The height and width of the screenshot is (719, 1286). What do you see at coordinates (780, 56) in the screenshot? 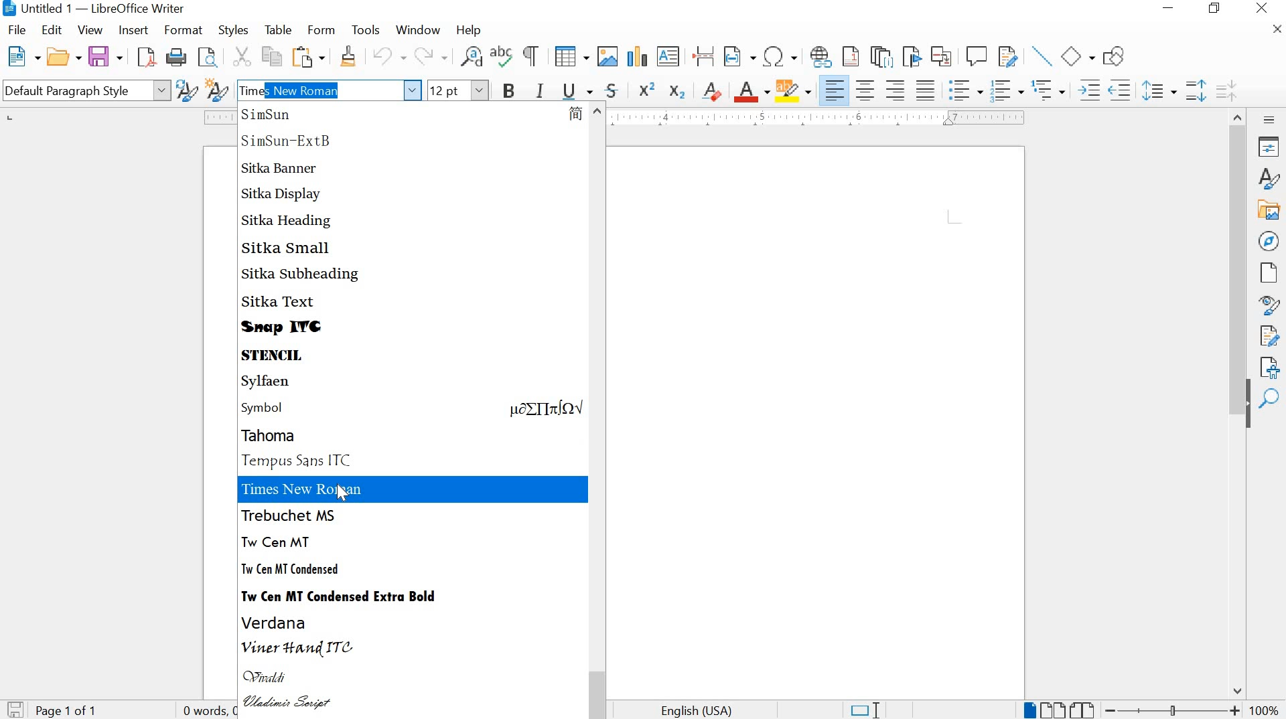
I see `INSERT SPECIAL CHARACTERS` at bounding box center [780, 56].